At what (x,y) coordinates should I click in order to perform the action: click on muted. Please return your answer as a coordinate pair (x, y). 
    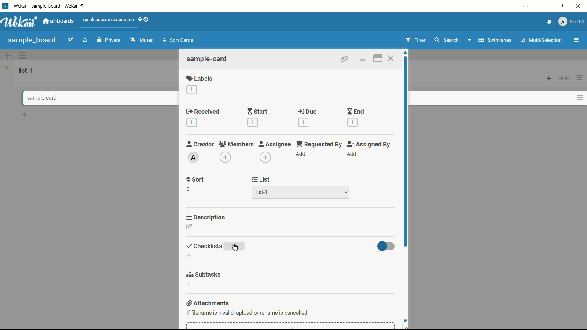
    Looking at the image, I should click on (141, 40).